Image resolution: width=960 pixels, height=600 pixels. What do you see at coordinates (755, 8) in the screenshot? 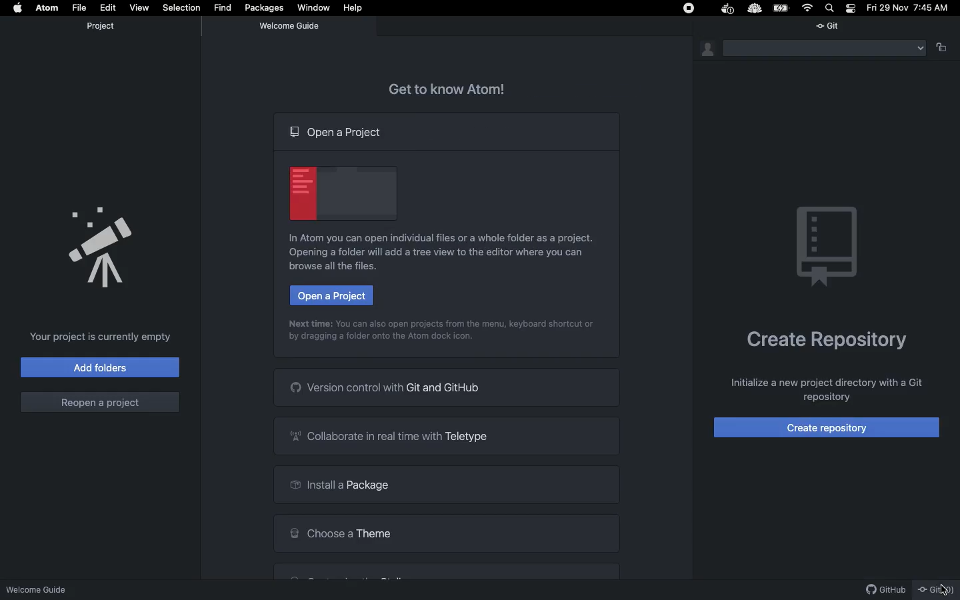
I see `Extension` at bounding box center [755, 8].